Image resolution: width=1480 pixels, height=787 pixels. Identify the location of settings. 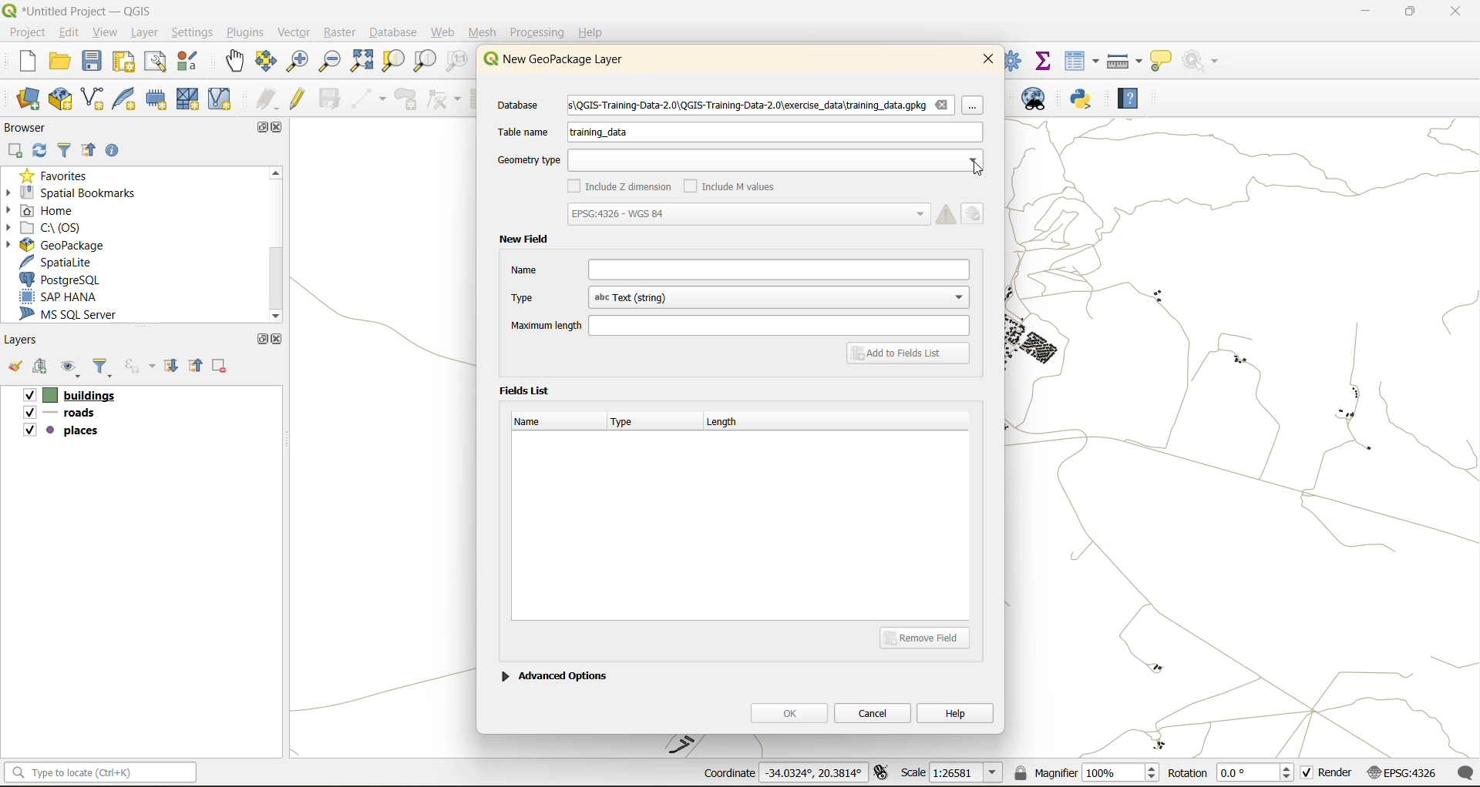
(193, 32).